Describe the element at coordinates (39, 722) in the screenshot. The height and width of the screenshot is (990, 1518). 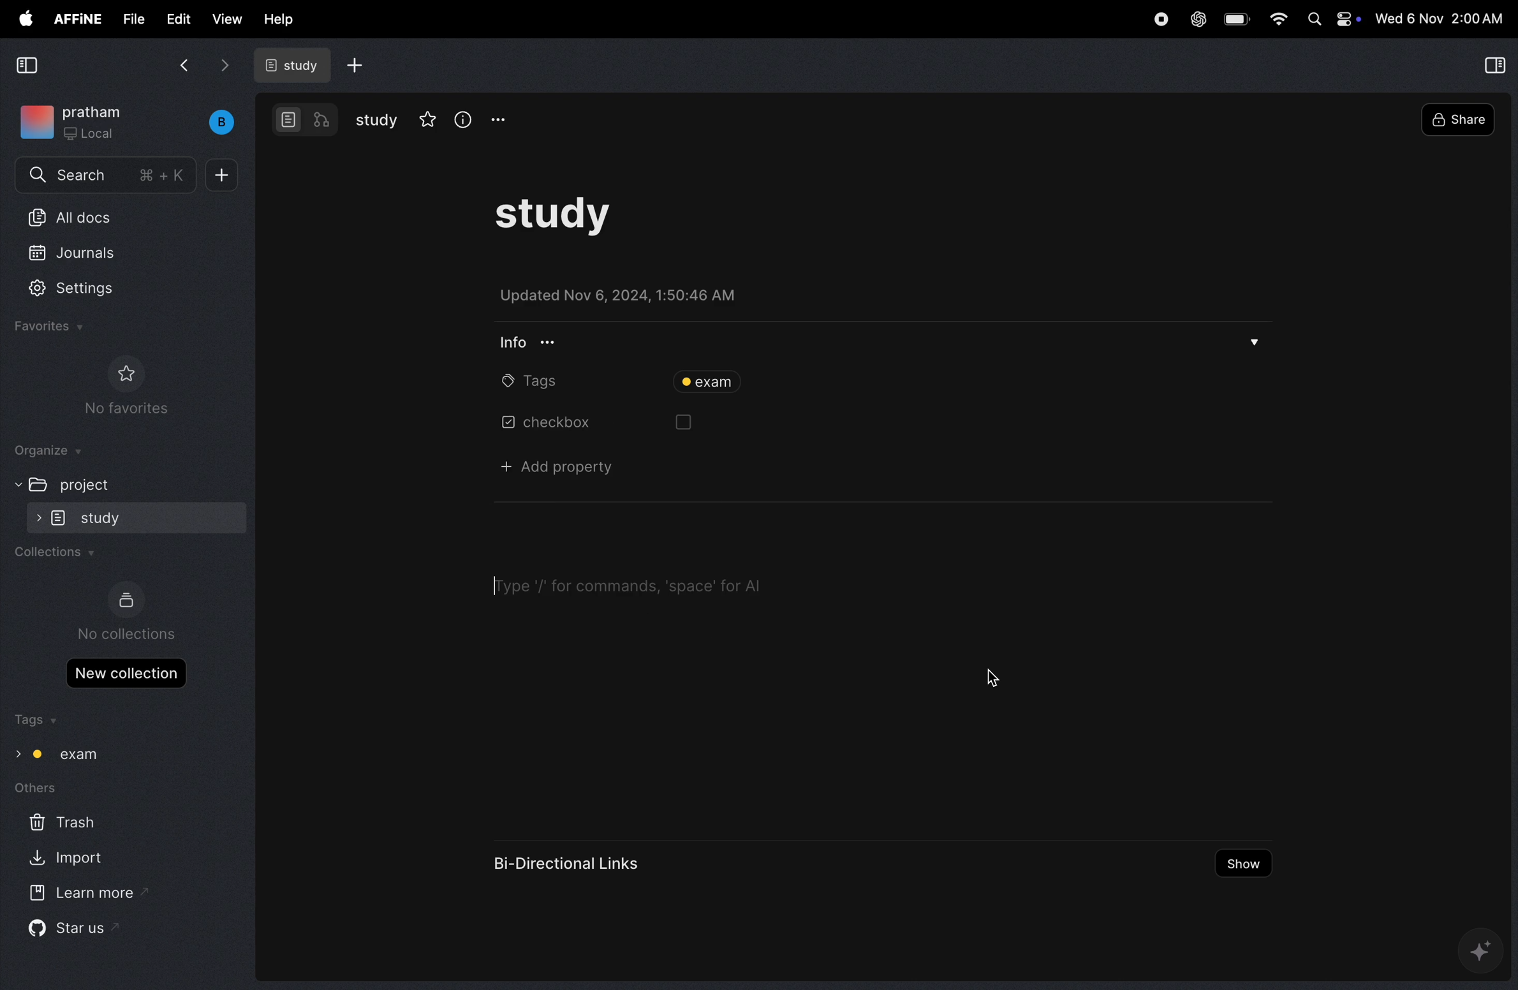
I see `tags` at that location.